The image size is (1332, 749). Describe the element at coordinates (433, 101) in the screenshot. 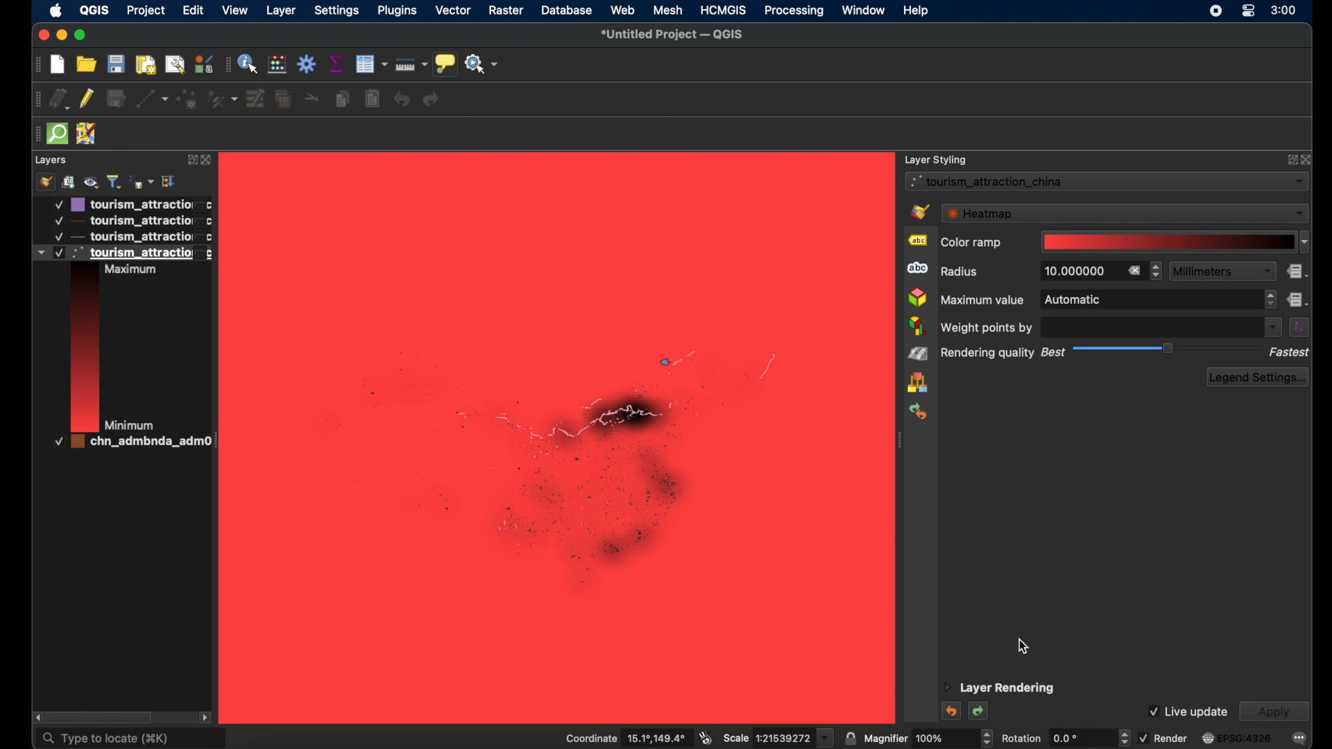

I see `redo` at that location.